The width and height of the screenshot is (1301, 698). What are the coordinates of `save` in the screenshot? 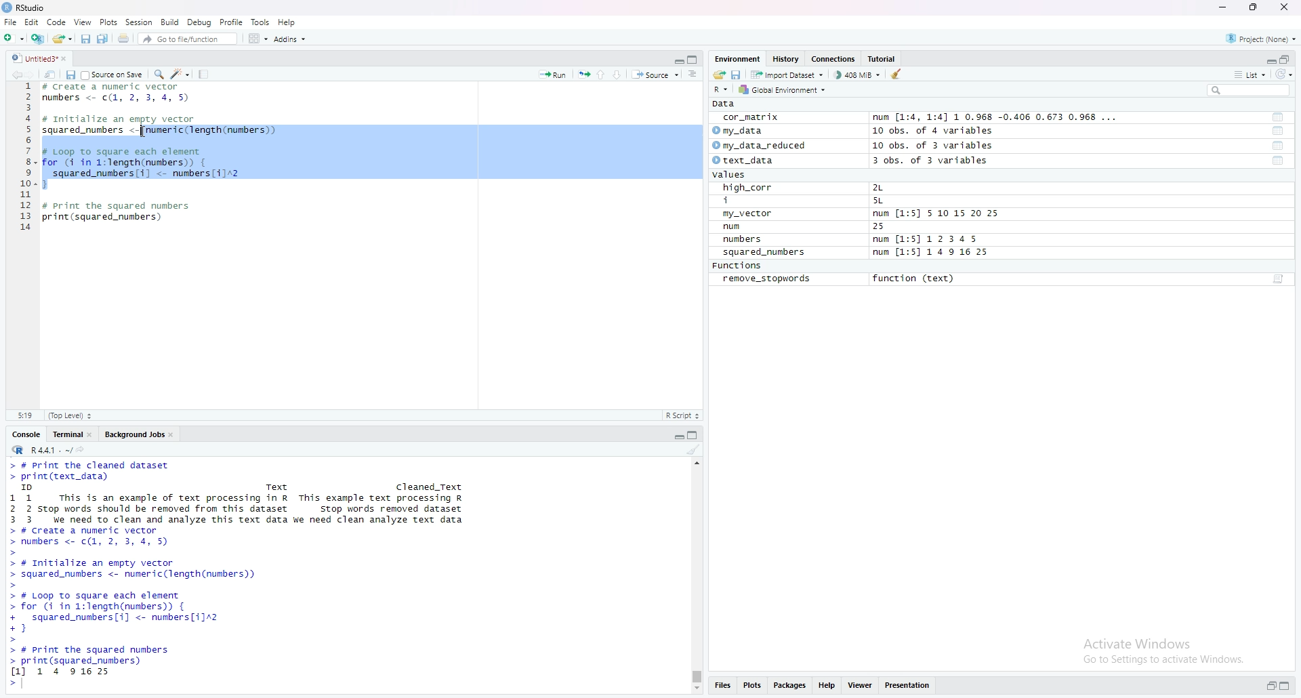 It's located at (70, 74).